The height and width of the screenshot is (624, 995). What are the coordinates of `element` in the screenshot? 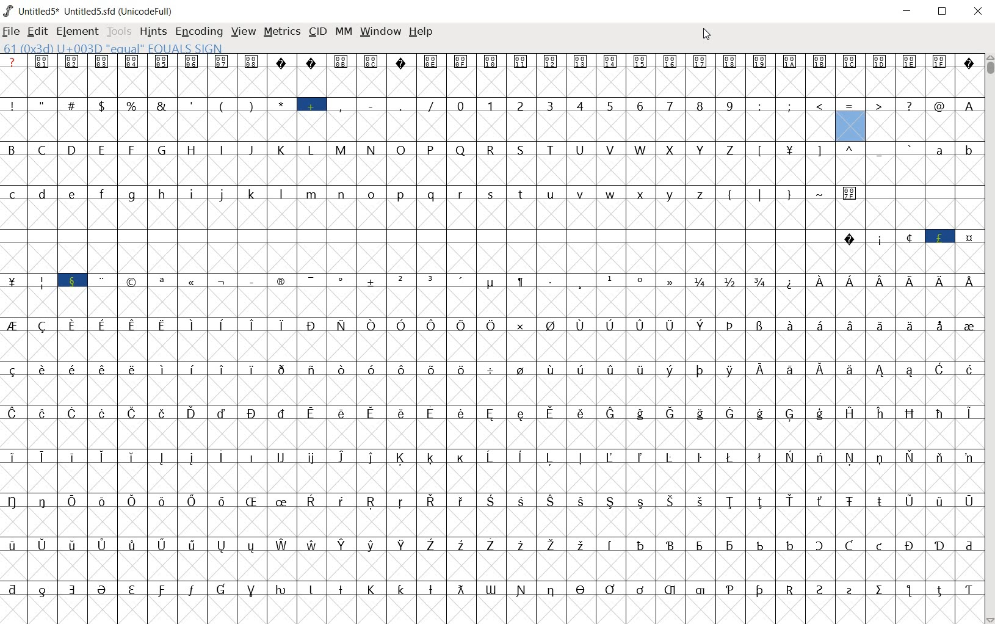 It's located at (75, 31).